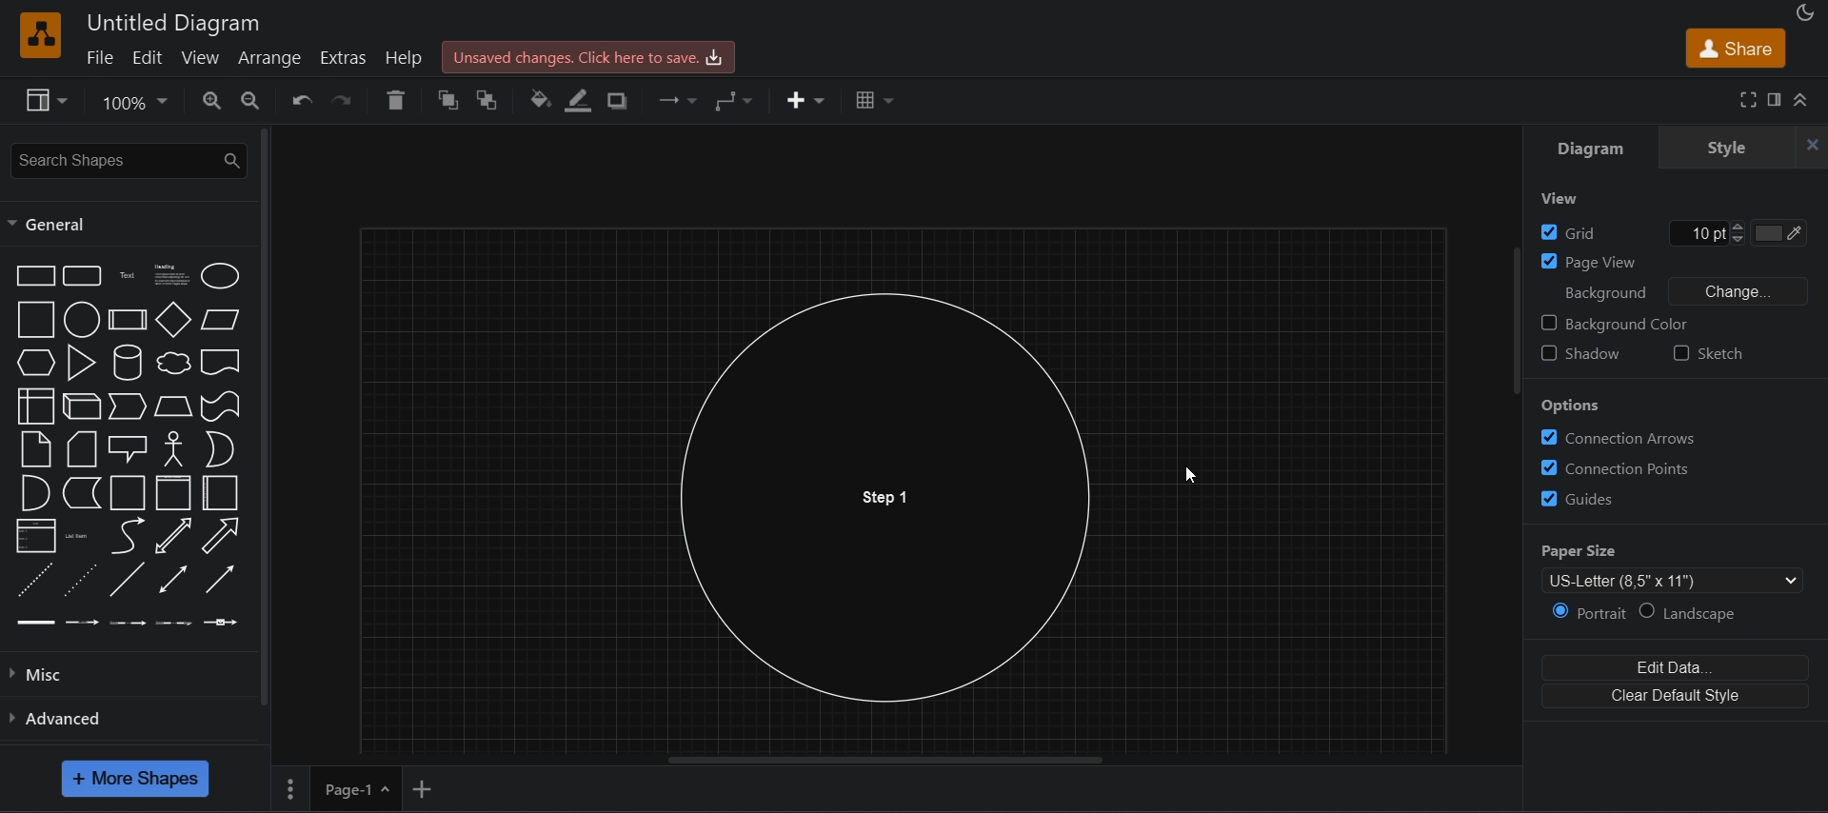  What do you see at coordinates (175, 363) in the screenshot?
I see `cloud` at bounding box center [175, 363].